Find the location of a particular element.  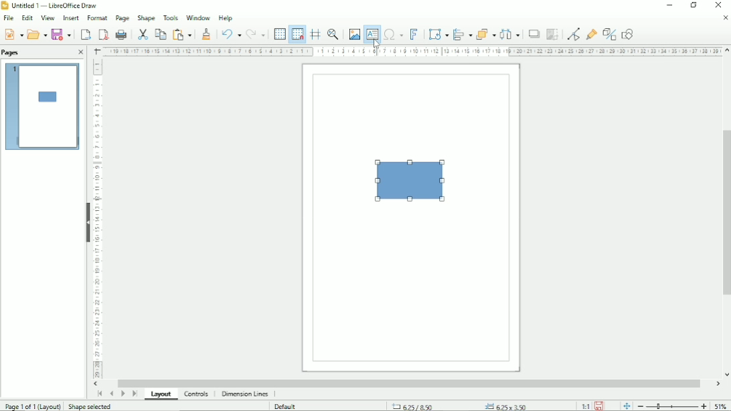

Scroll to next page is located at coordinates (123, 394).